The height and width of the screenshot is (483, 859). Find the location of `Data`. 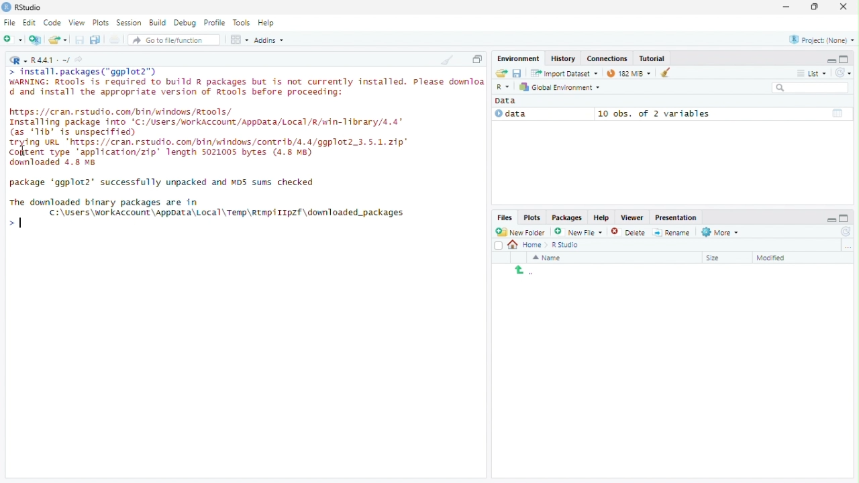

Data is located at coordinates (509, 101).